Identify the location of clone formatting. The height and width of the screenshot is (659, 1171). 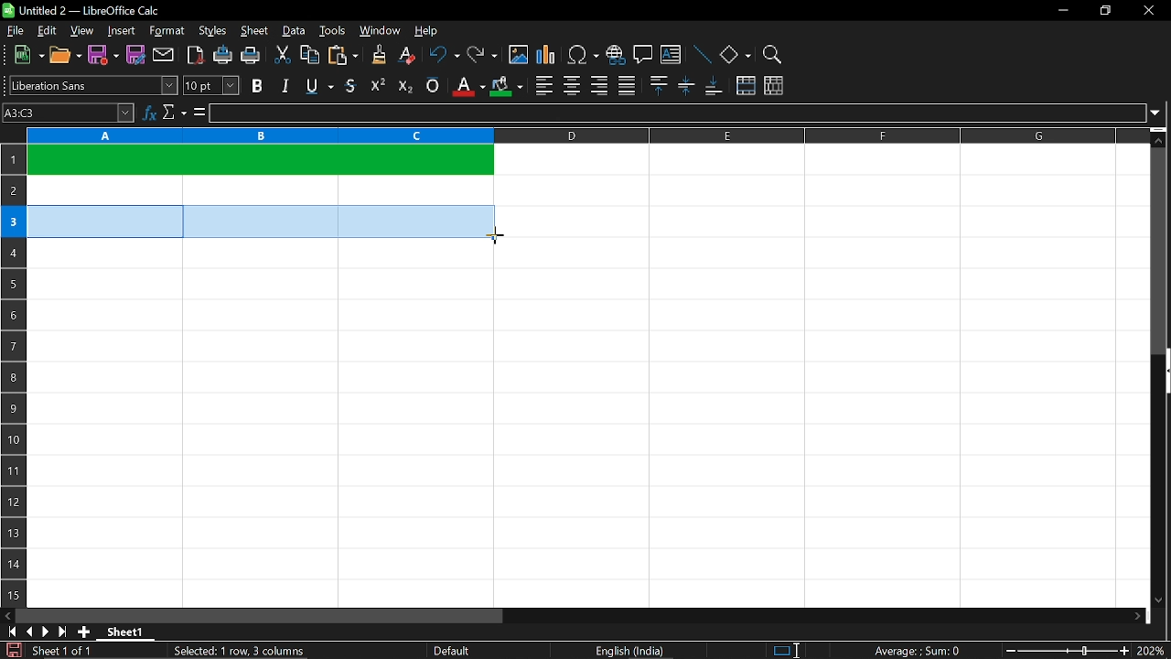
(374, 55).